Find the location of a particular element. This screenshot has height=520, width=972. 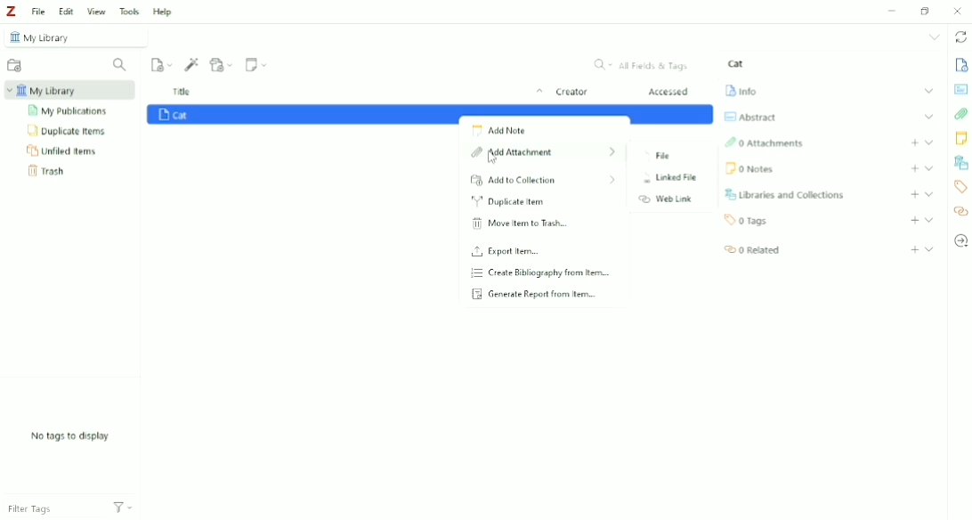

Duplicate Item is located at coordinates (510, 202).